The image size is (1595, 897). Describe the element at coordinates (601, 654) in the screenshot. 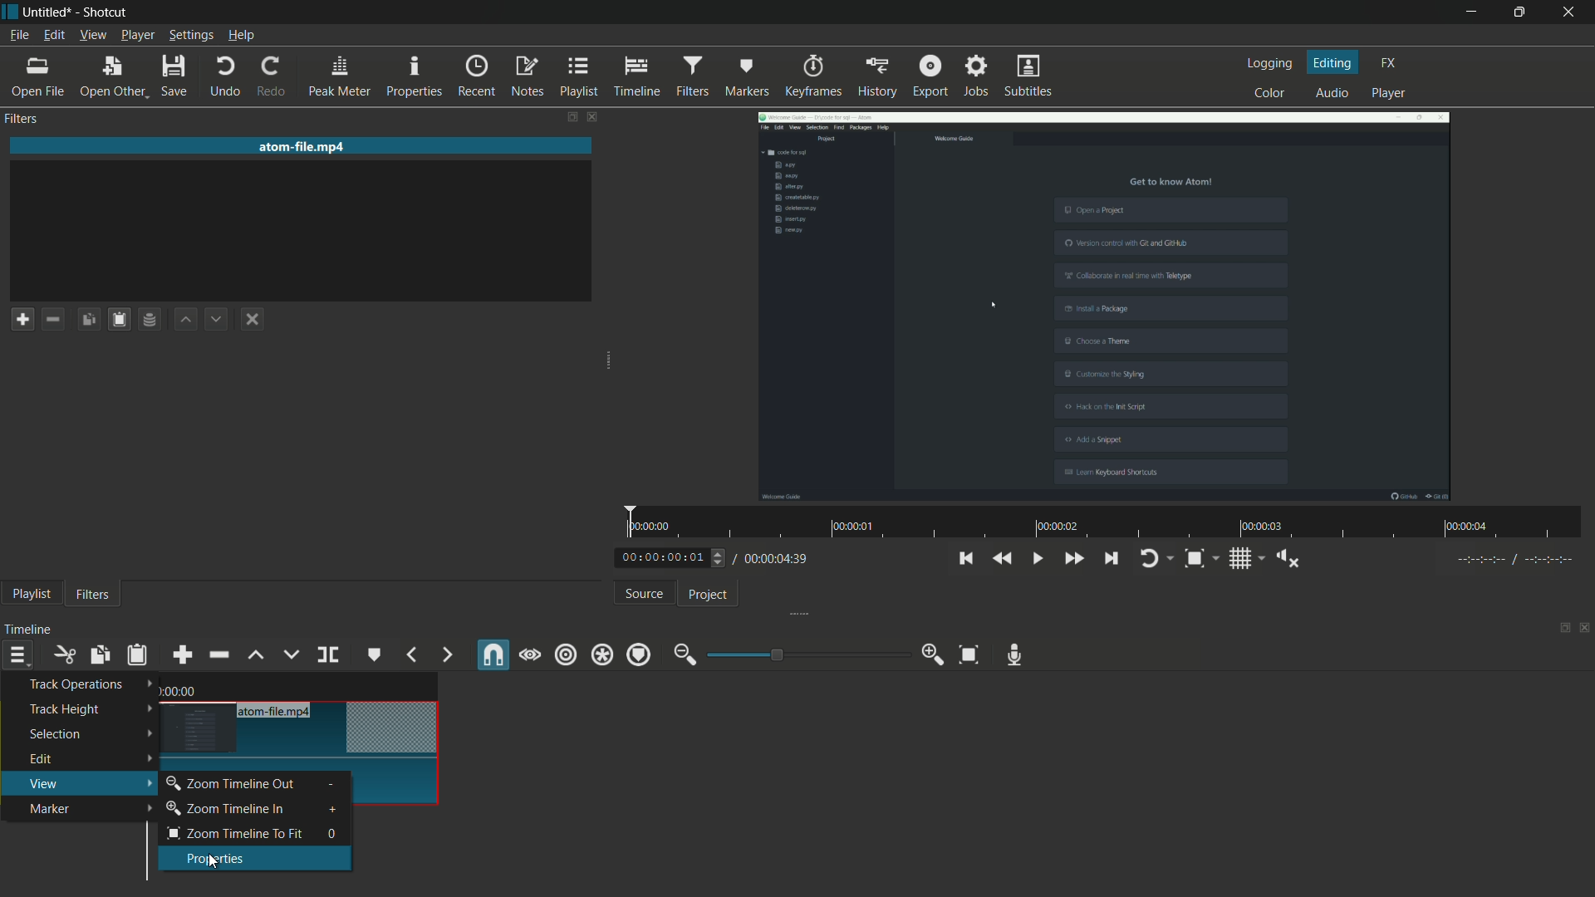

I see `ripple all tracks` at that location.